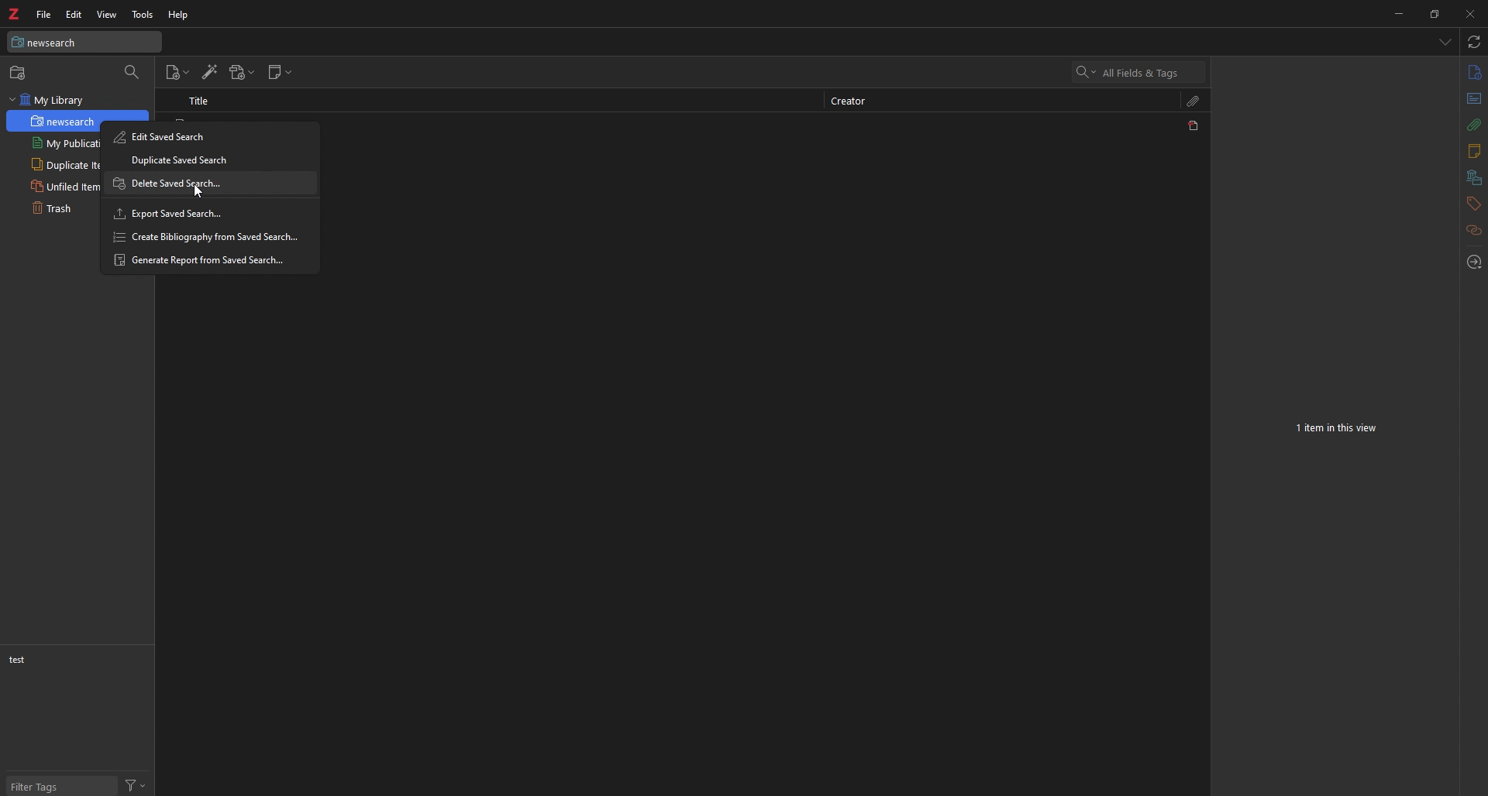 The height and width of the screenshot is (796, 1488). What do you see at coordinates (1477, 262) in the screenshot?
I see `Locate` at bounding box center [1477, 262].